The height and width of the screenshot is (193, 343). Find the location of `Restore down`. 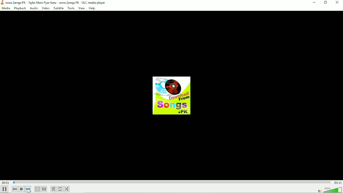

Restore down is located at coordinates (325, 2).